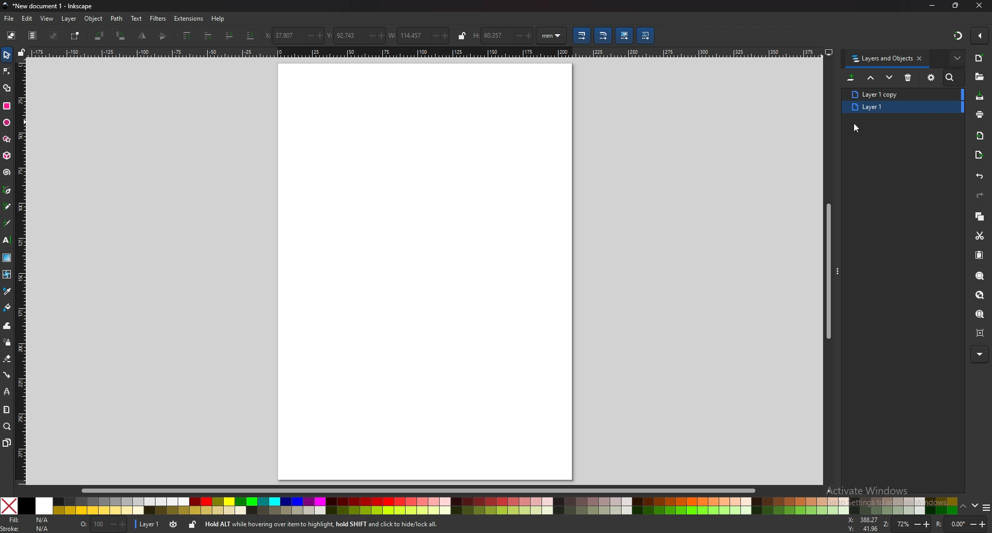 This screenshot has width=992, height=533. What do you see at coordinates (7, 326) in the screenshot?
I see `tweak` at bounding box center [7, 326].